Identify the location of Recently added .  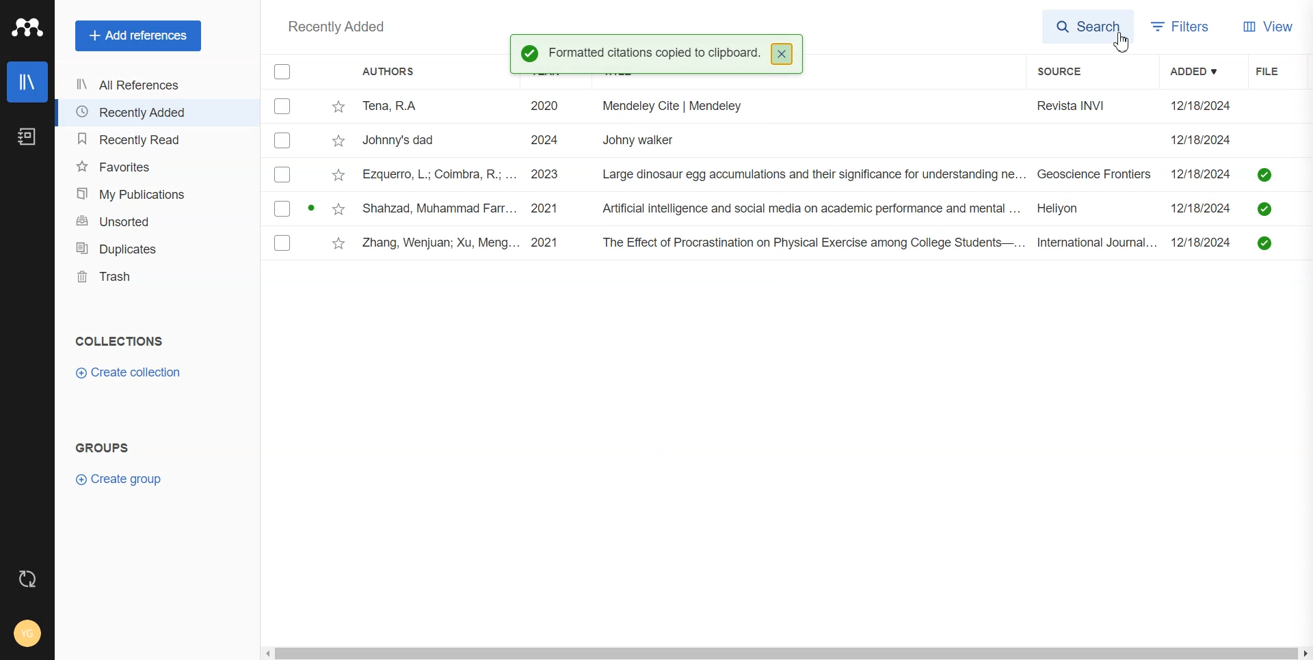
(338, 28).